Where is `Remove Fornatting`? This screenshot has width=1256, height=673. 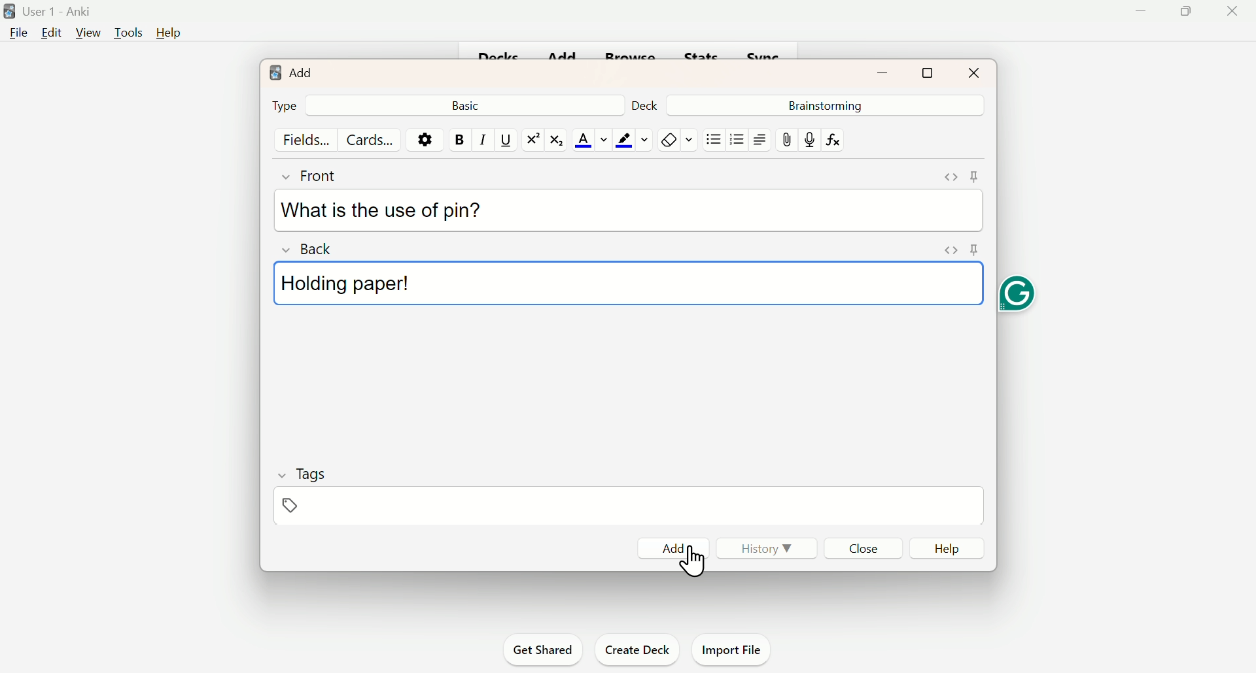 Remove Fornatting is located at coordinates (667, 140).